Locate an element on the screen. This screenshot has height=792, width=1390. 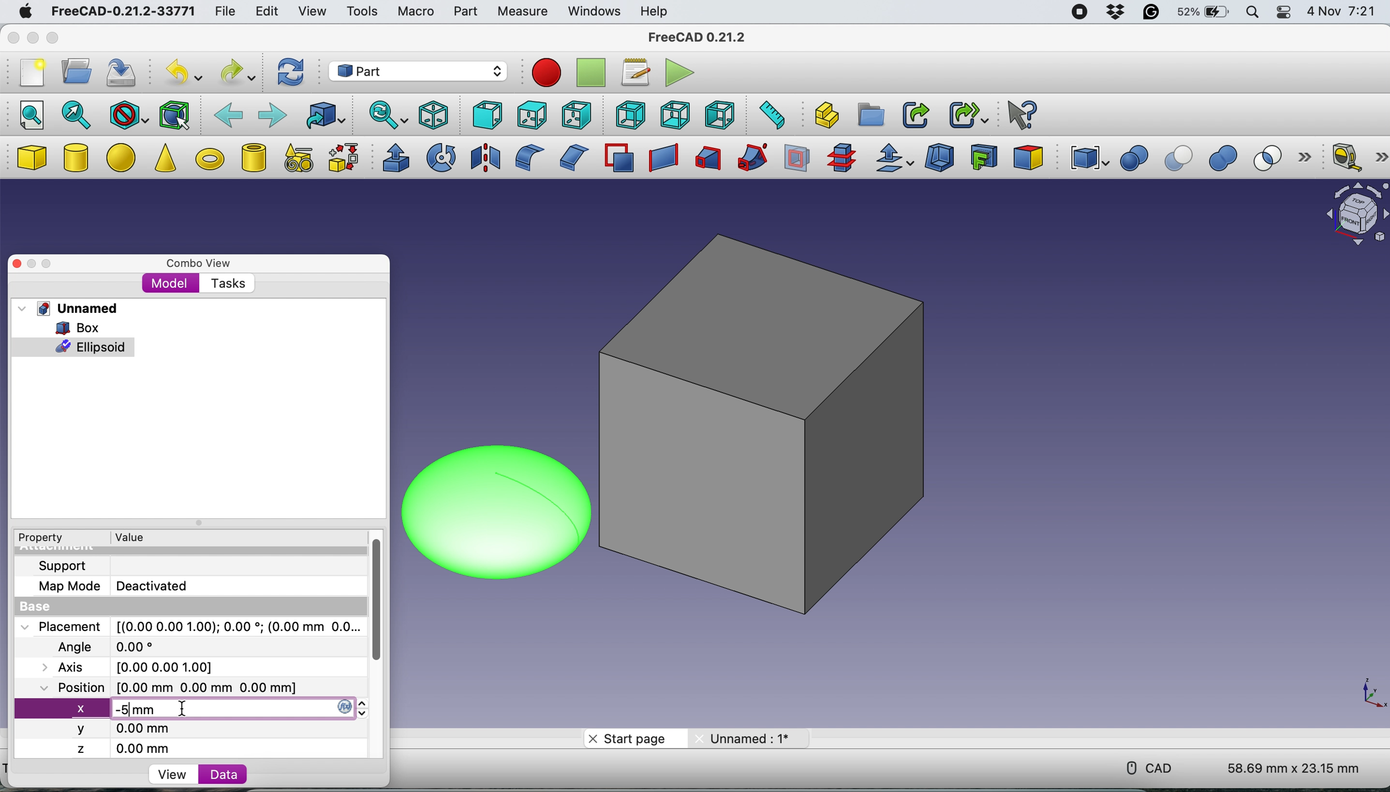
box is located at coordinates (781, 418).